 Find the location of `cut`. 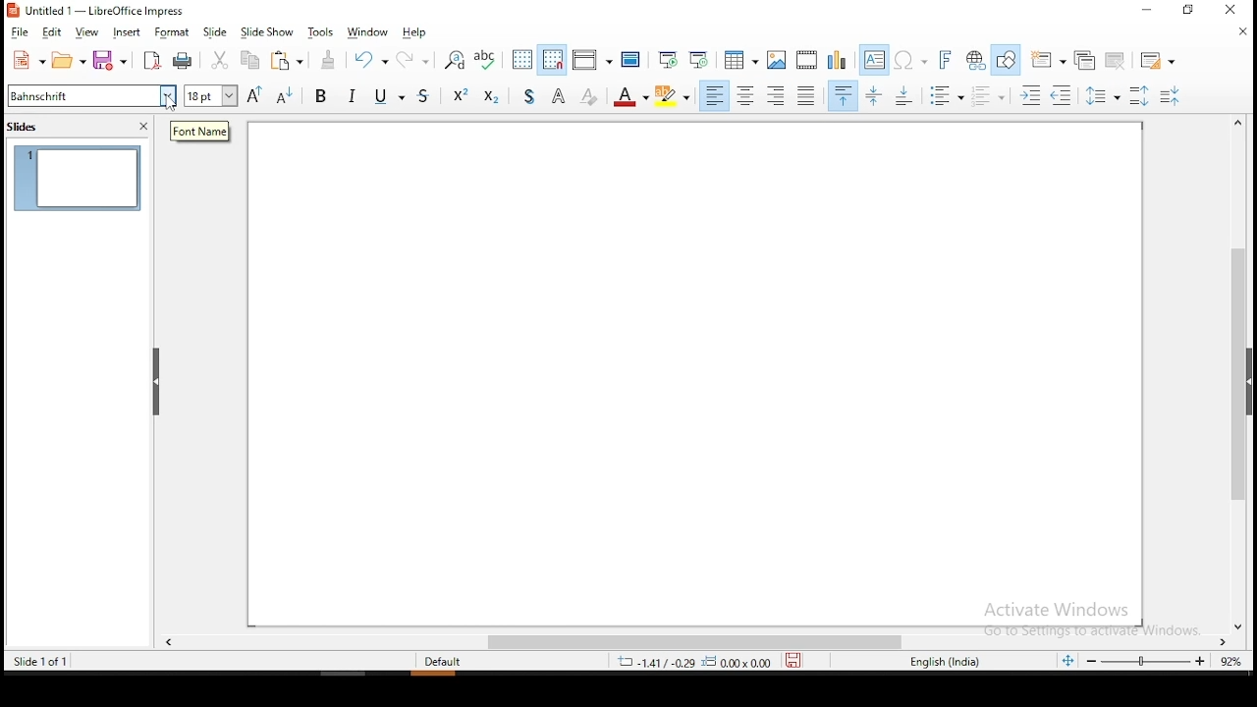

cut is located at coordinates (218, 60).